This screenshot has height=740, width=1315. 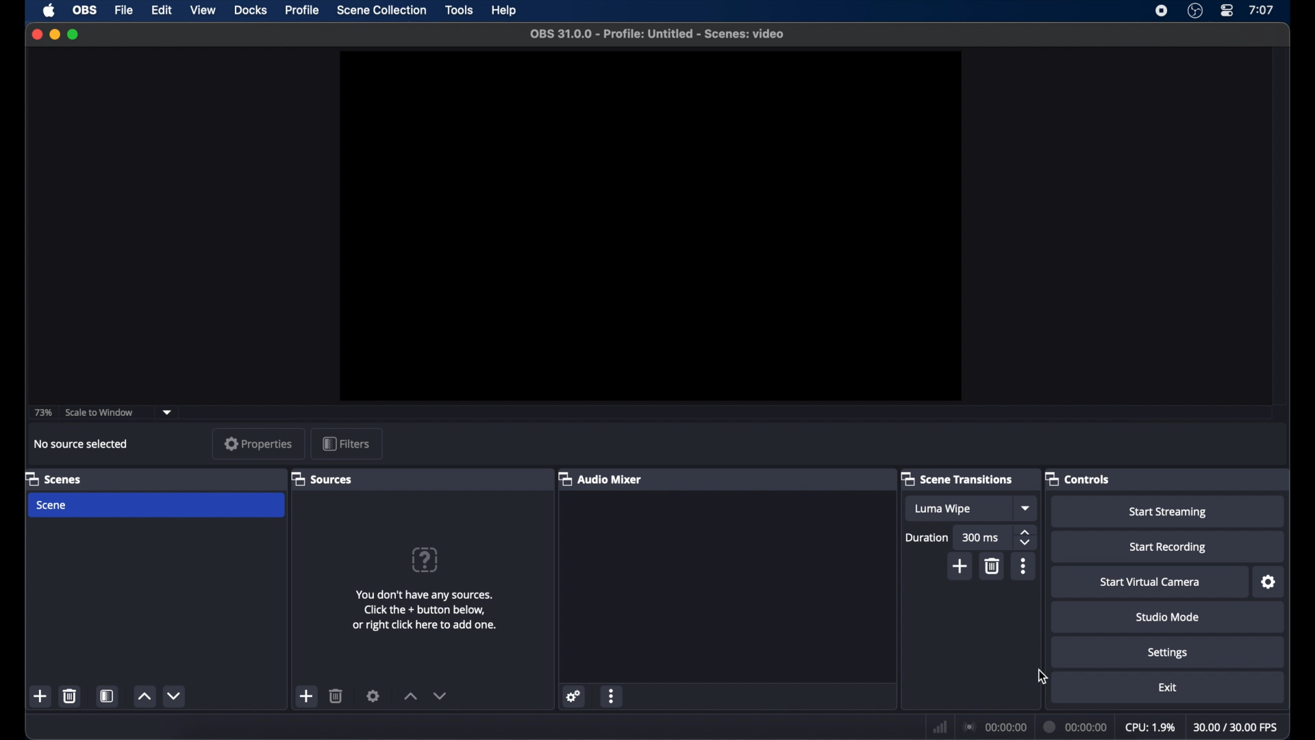 What do you see at coordinates (49, 10) in the screenshot?
I see `apple icon` at bounding box center [49, 10].